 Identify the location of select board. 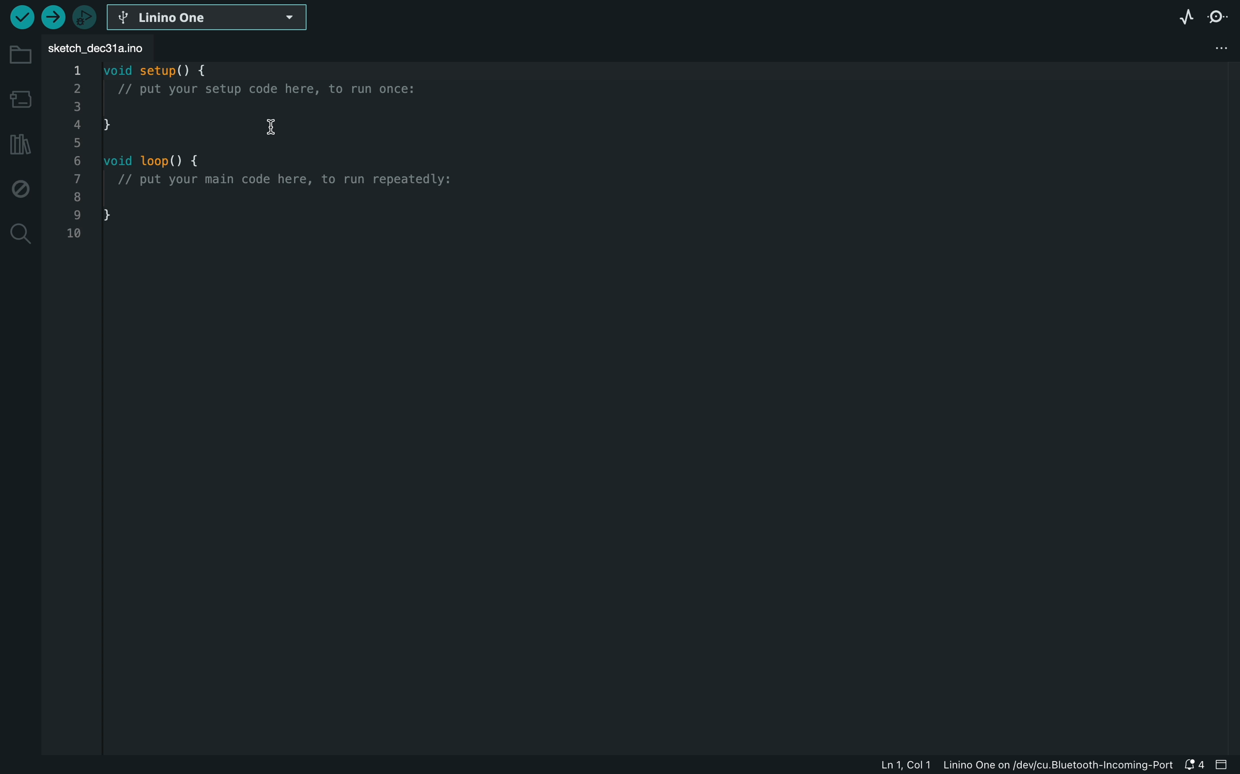
(214, 20).